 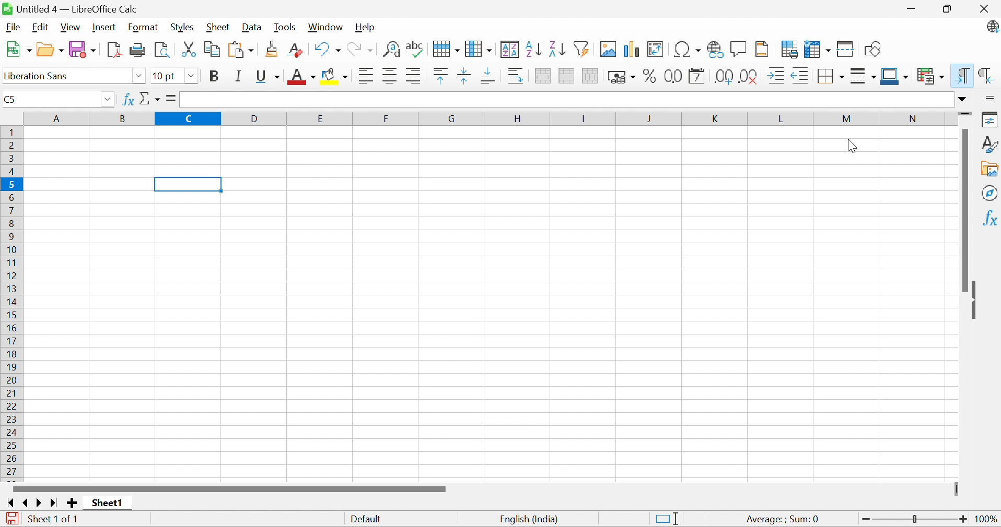 What do you see at coordinates (964, 209) in the screenshot?
I see `Scroll bar` at bounding box center [964, 209].